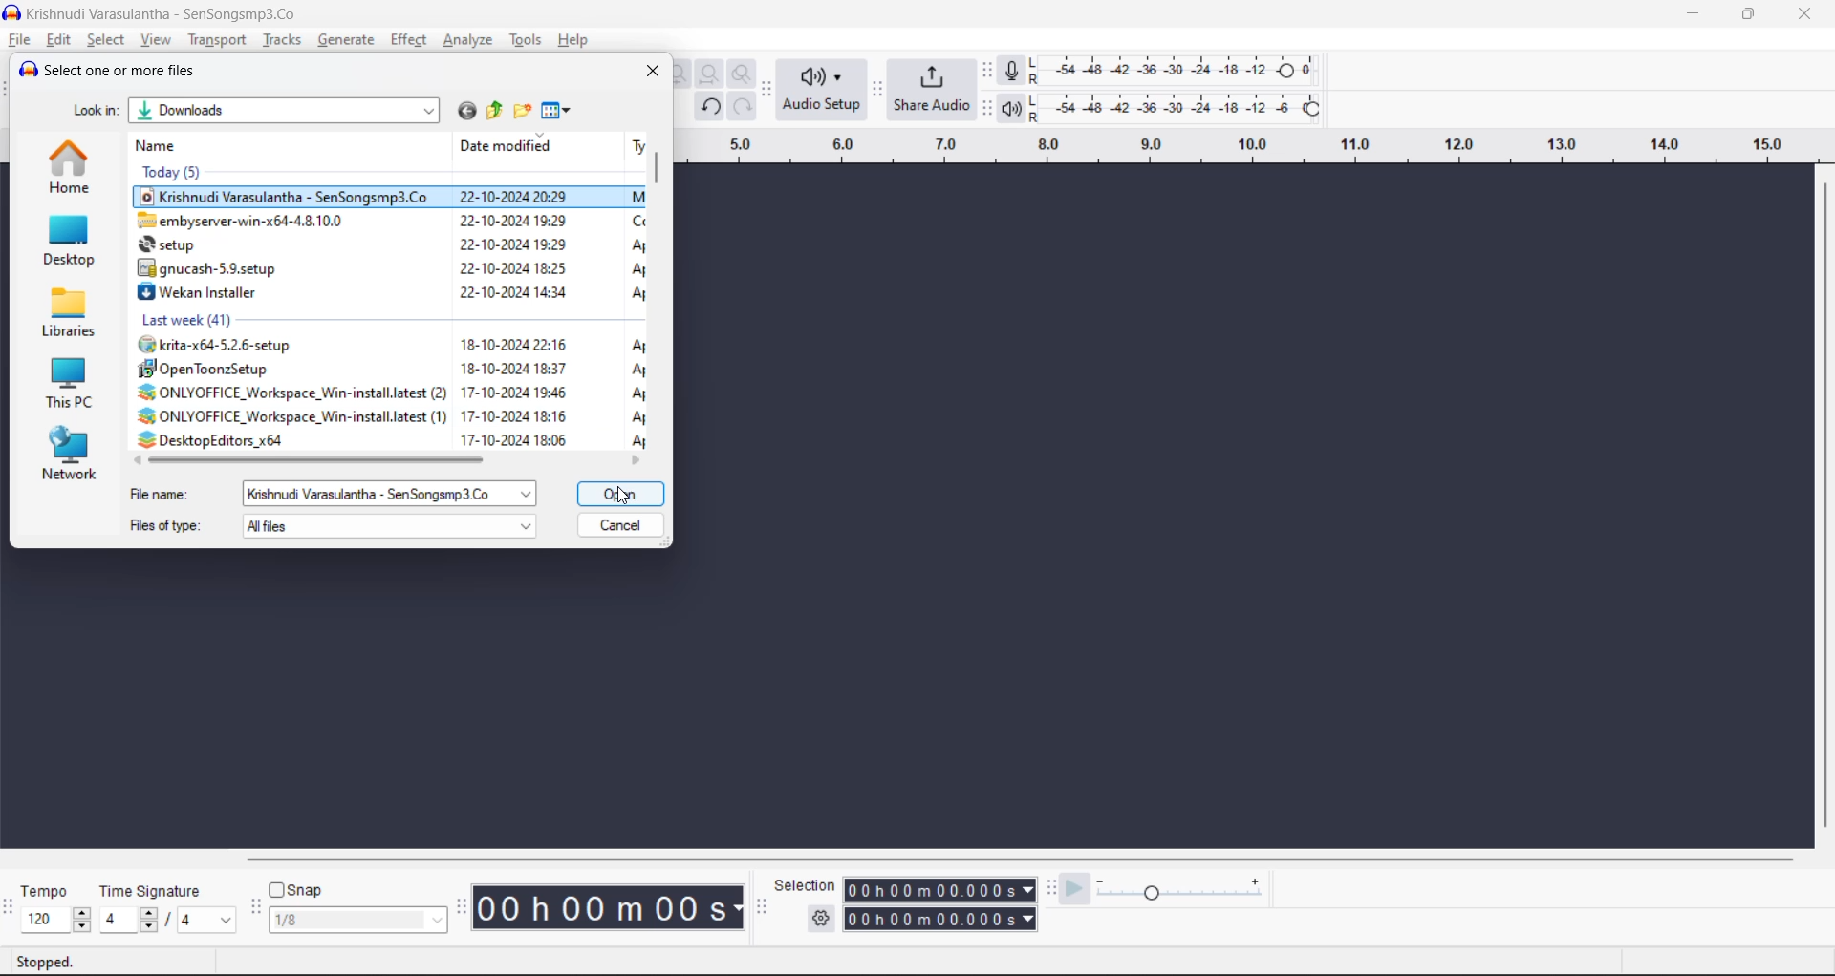 The width and height of the screenshot is (1835, 976). I want to click on audio setup toolbar, so click(767, 91).